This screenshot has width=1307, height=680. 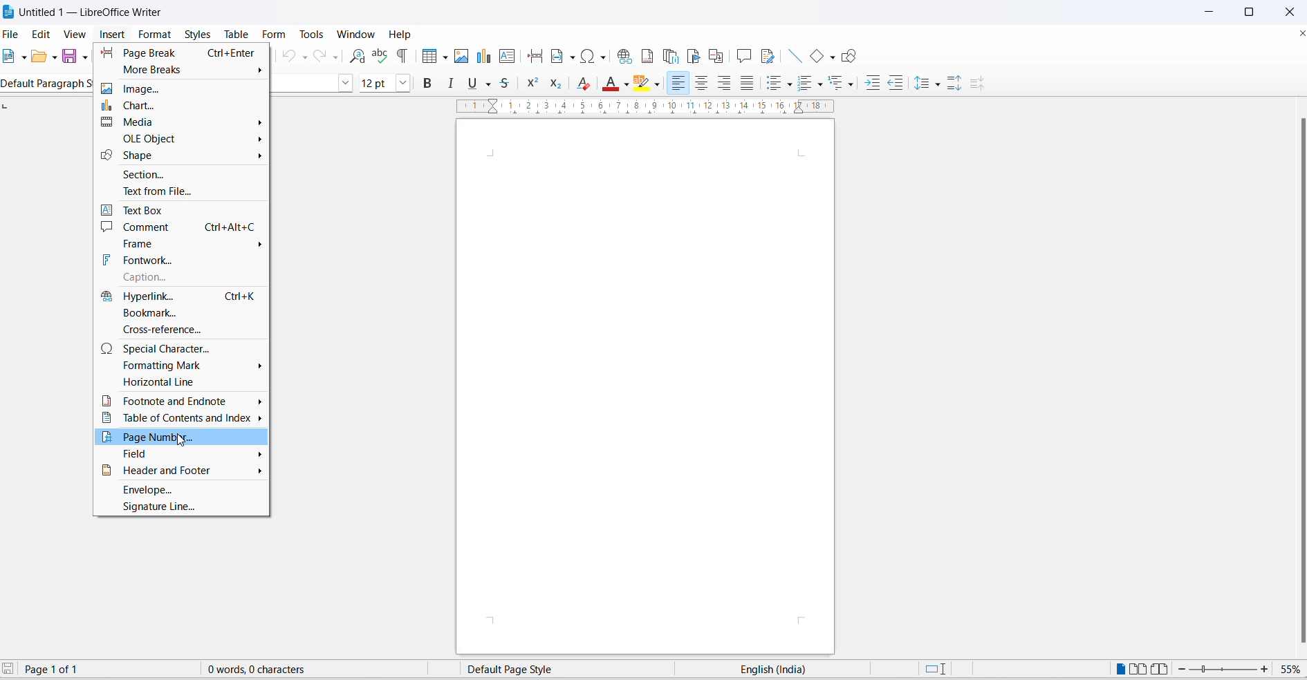 What do you see at coordinates (873, 84) in the screenshot?
I see `increase indent` at bounding box center [873, 84].